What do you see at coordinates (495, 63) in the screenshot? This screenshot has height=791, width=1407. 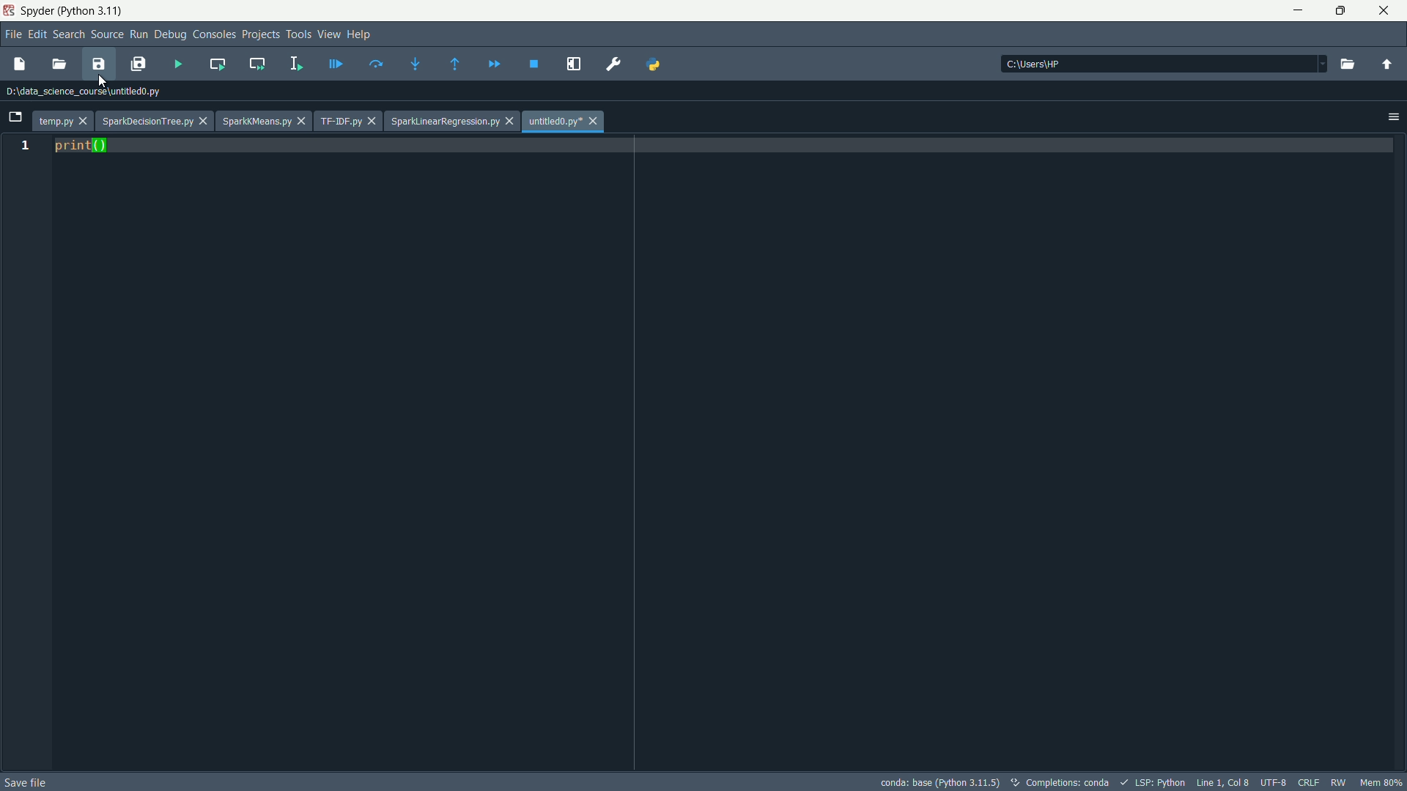 I see `continue execution until next breakdown` at bounding box center [495, 63].